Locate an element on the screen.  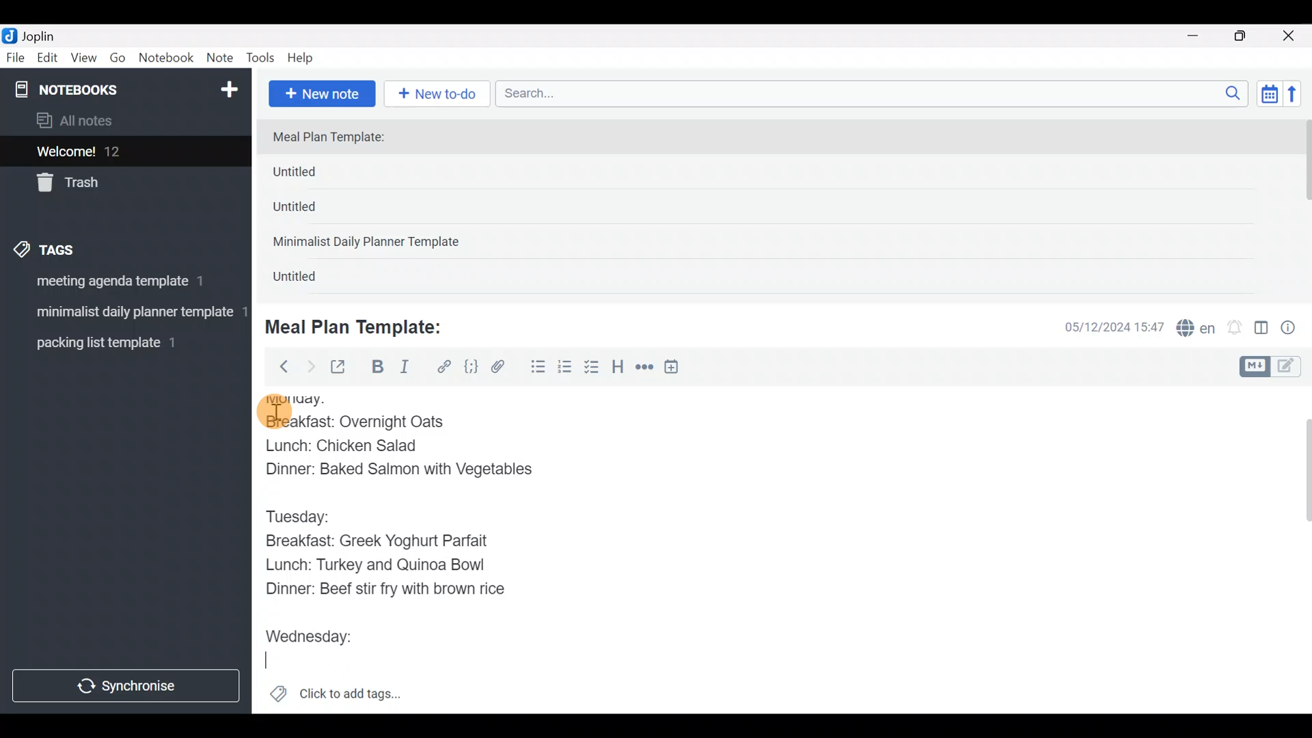
Toggle sort order is located at coordinates (1269, 94).